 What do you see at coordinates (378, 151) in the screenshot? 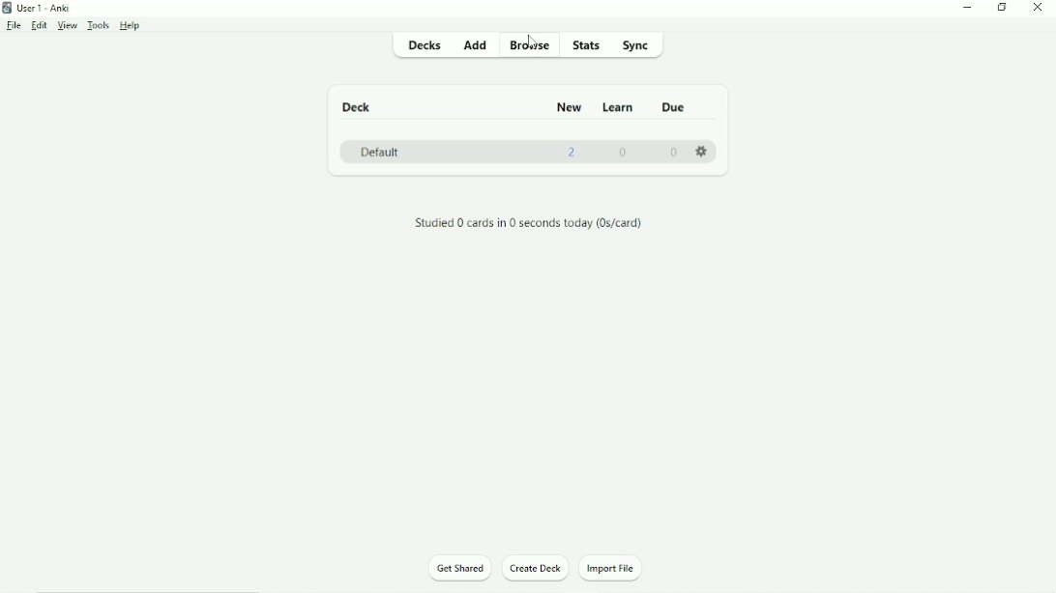
I see `Default` at bounding box center [378, 151].